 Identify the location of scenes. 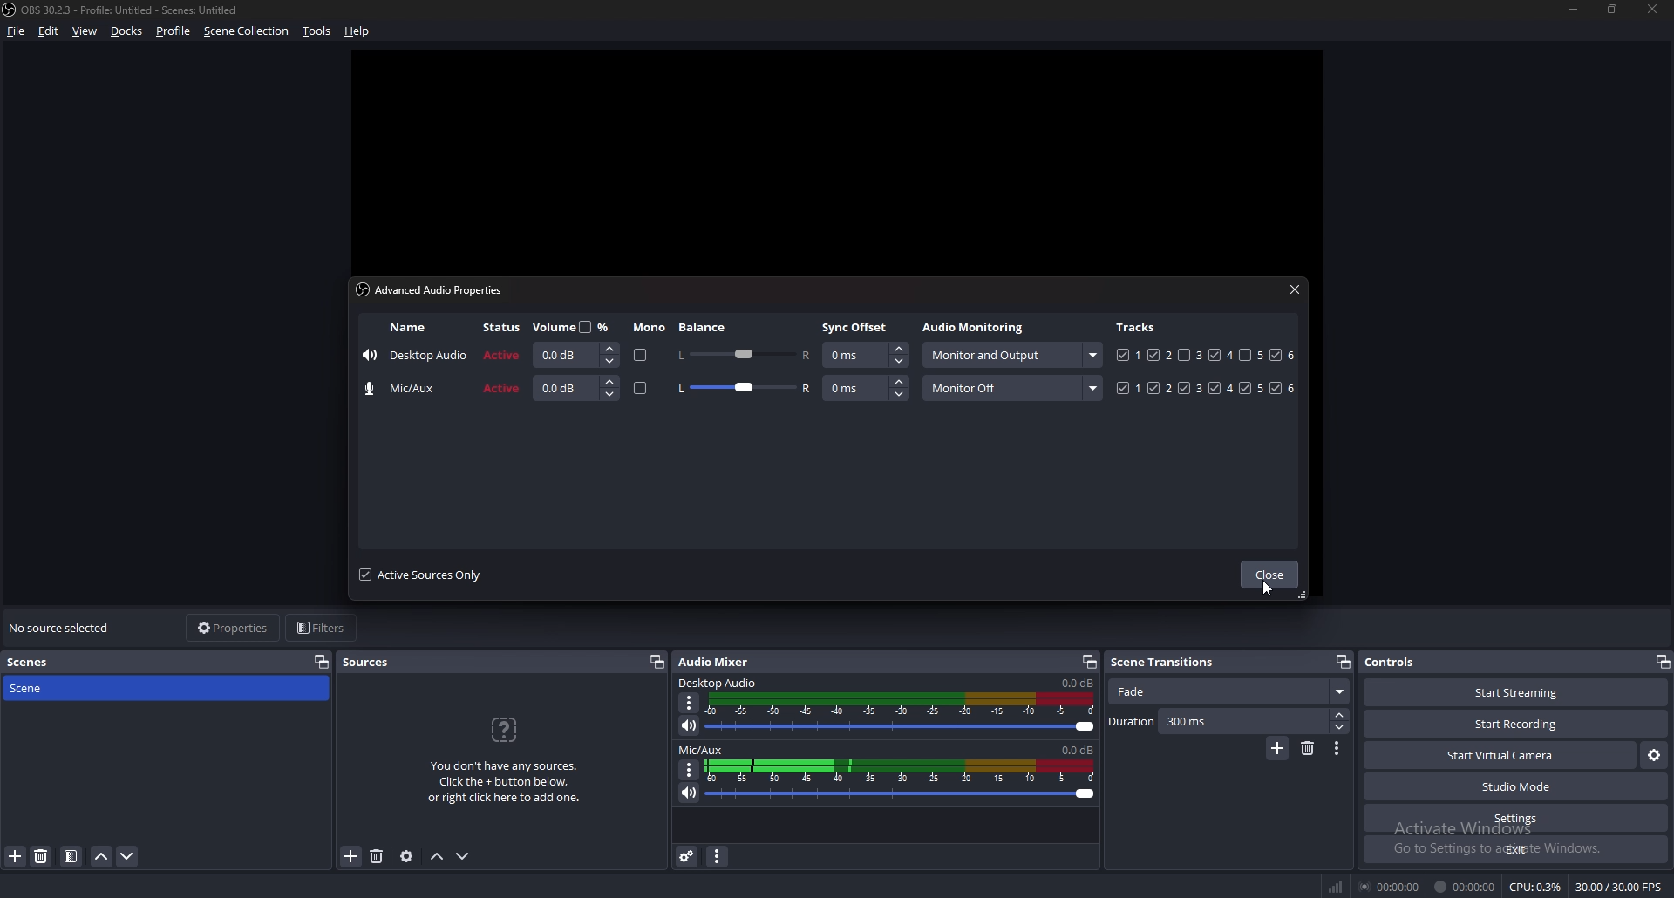
(37, 661).